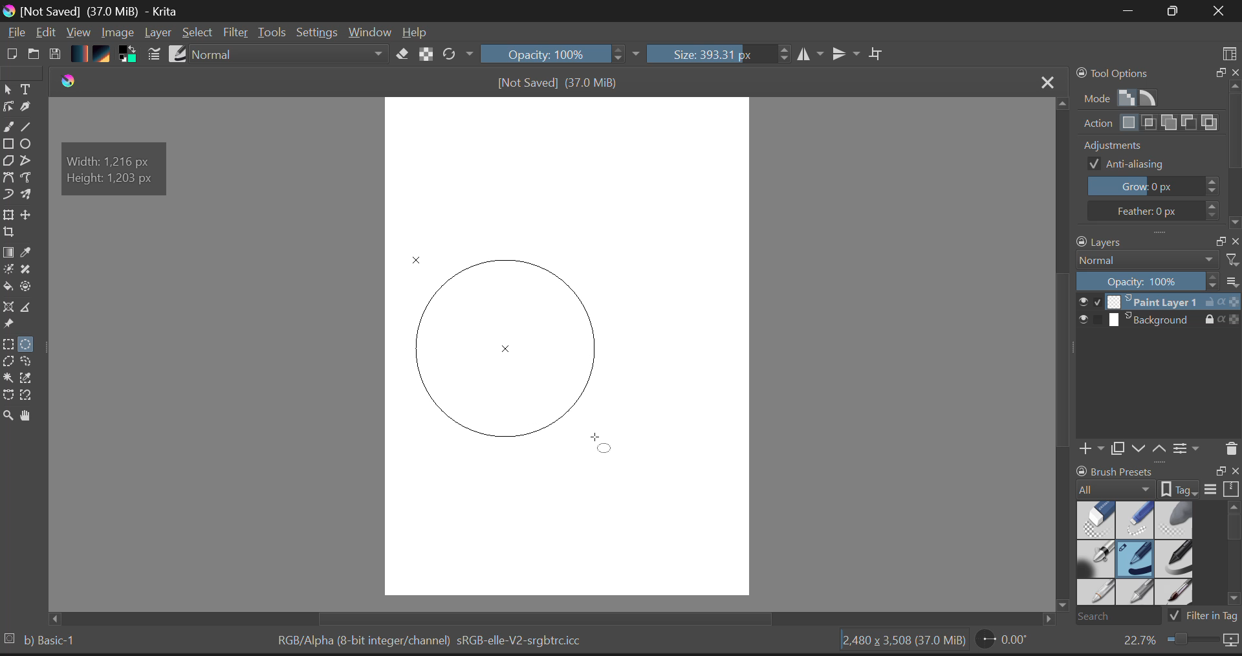  Describe the element at coordinates (1003, 642) in the screenshot. I see `Page Rotation` at that location.